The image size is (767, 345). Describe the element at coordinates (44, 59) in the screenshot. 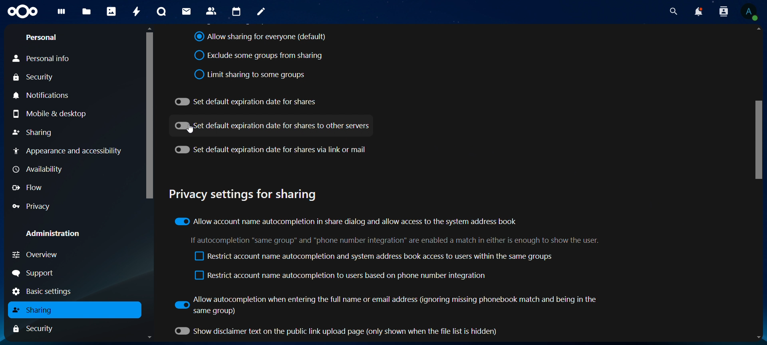

I see `personal info` at that location.